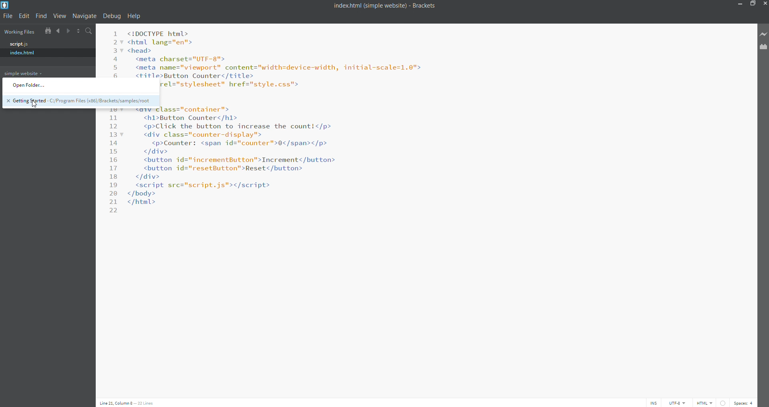  What do you see at coordinates (43, 44) in the screenshot?
I see `script.js` at bounding box center [43, 44].